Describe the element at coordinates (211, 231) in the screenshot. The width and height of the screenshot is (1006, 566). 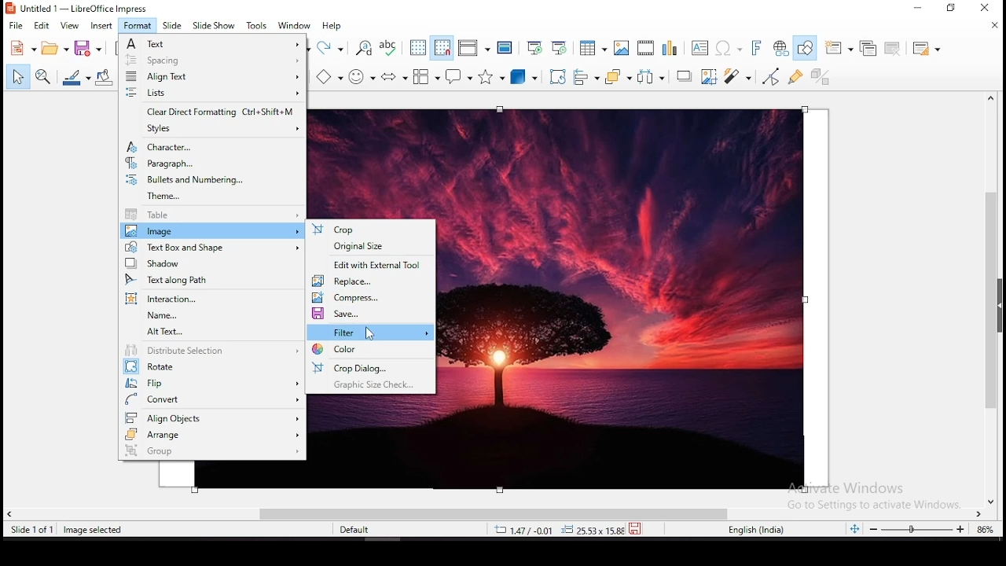
I see `image` at that location.